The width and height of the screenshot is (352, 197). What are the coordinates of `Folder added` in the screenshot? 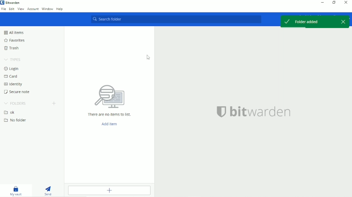 It's located at (309, 21).